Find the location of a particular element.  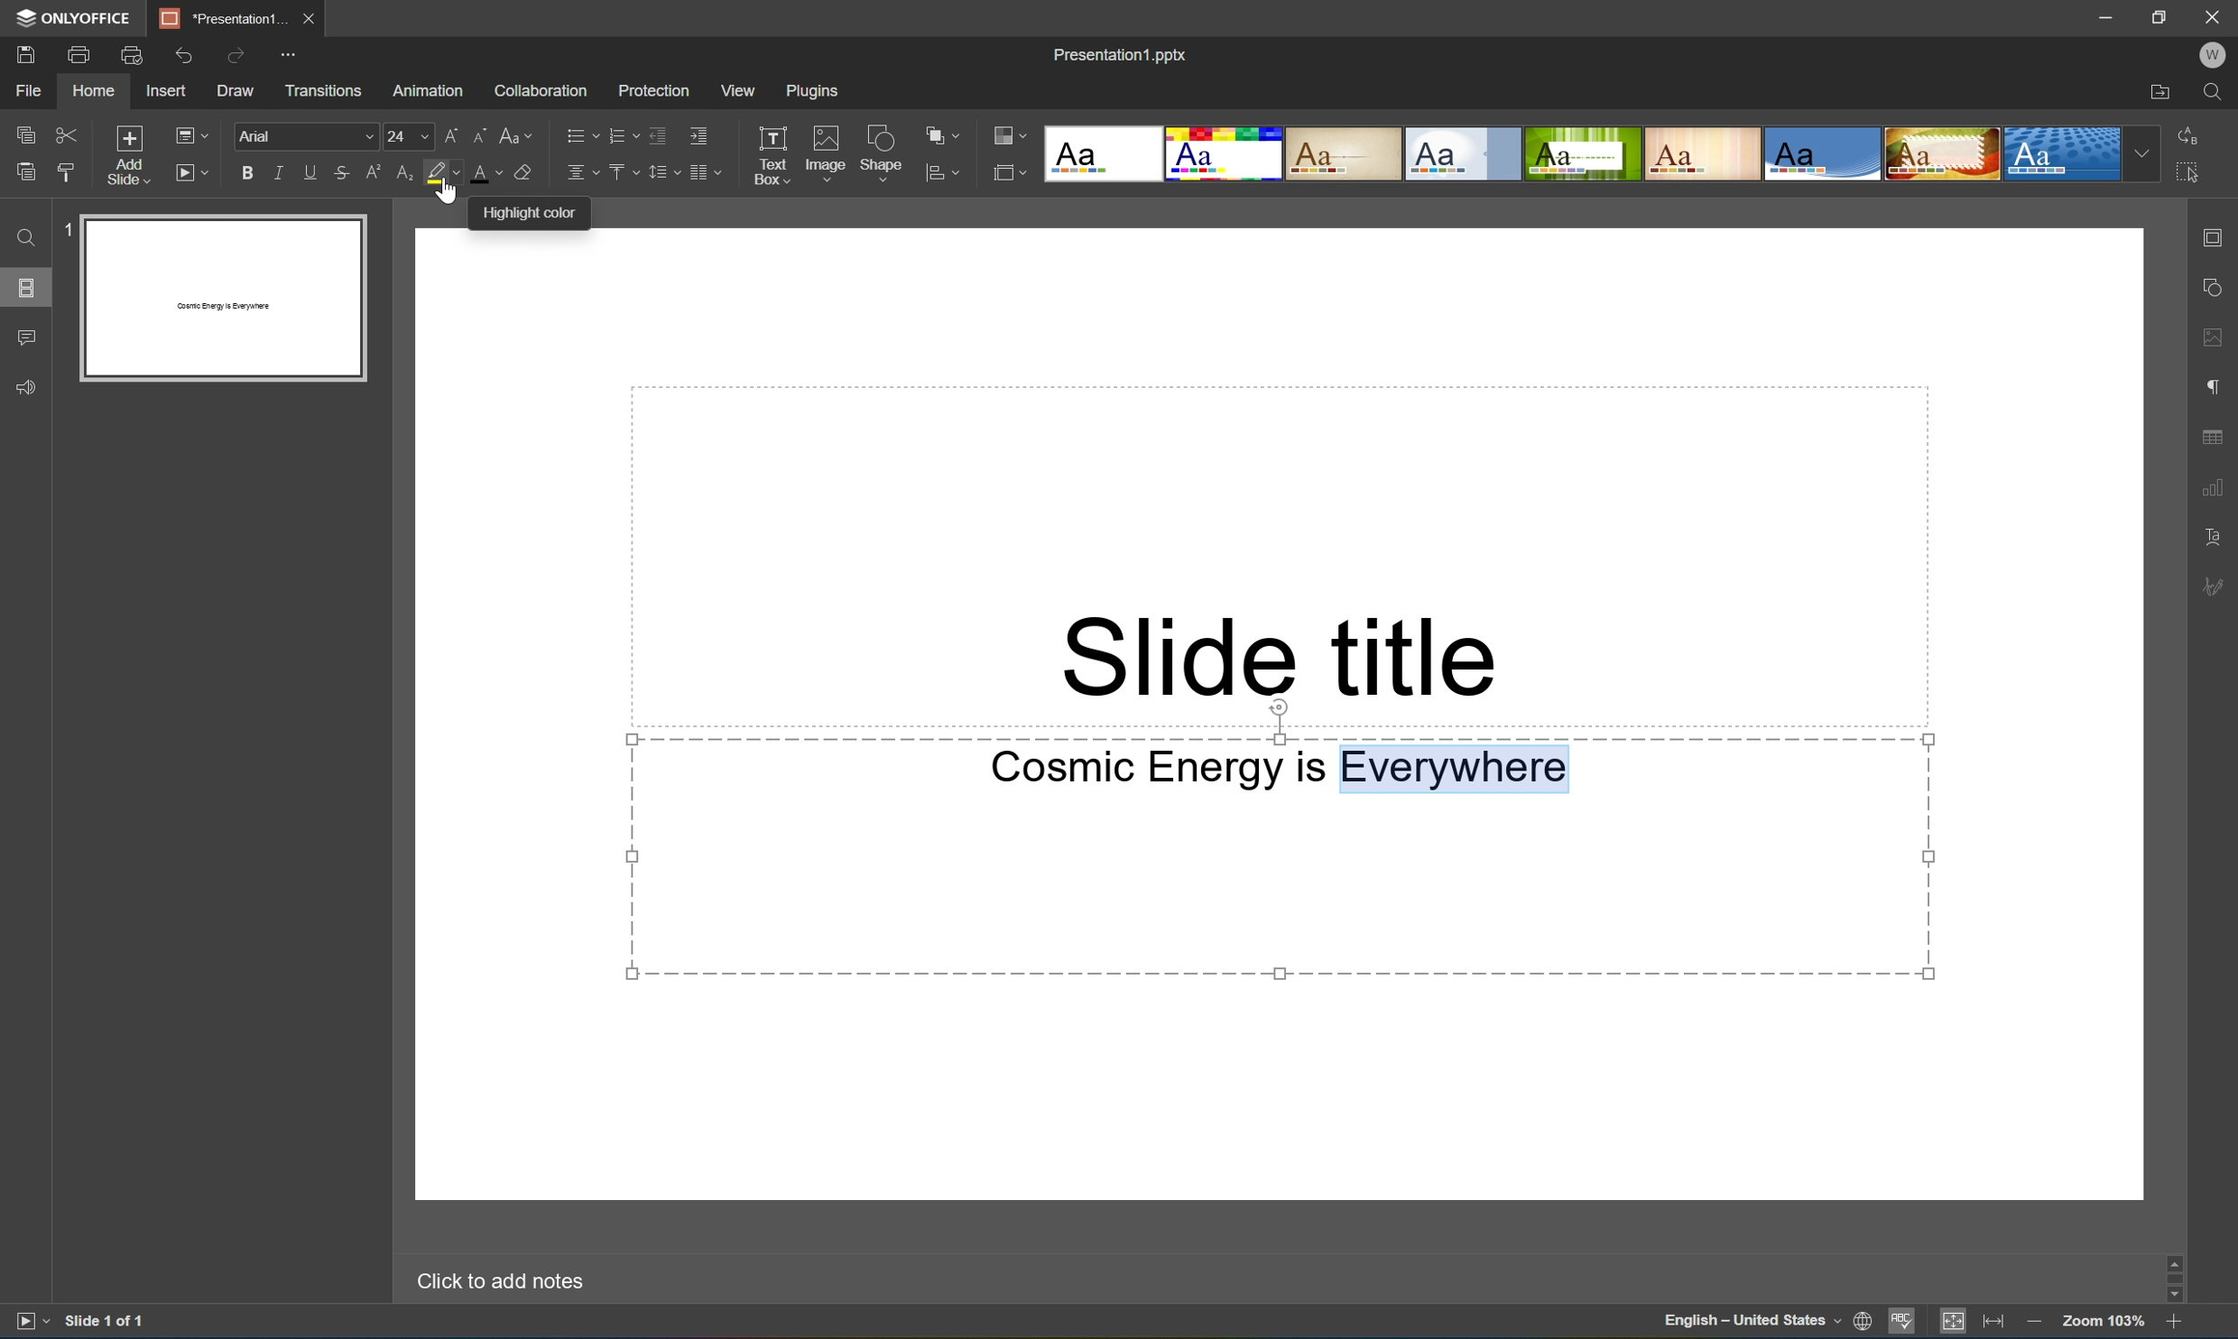

Cosmic Energy is Everywhere is located at coordinates (1279, 770).